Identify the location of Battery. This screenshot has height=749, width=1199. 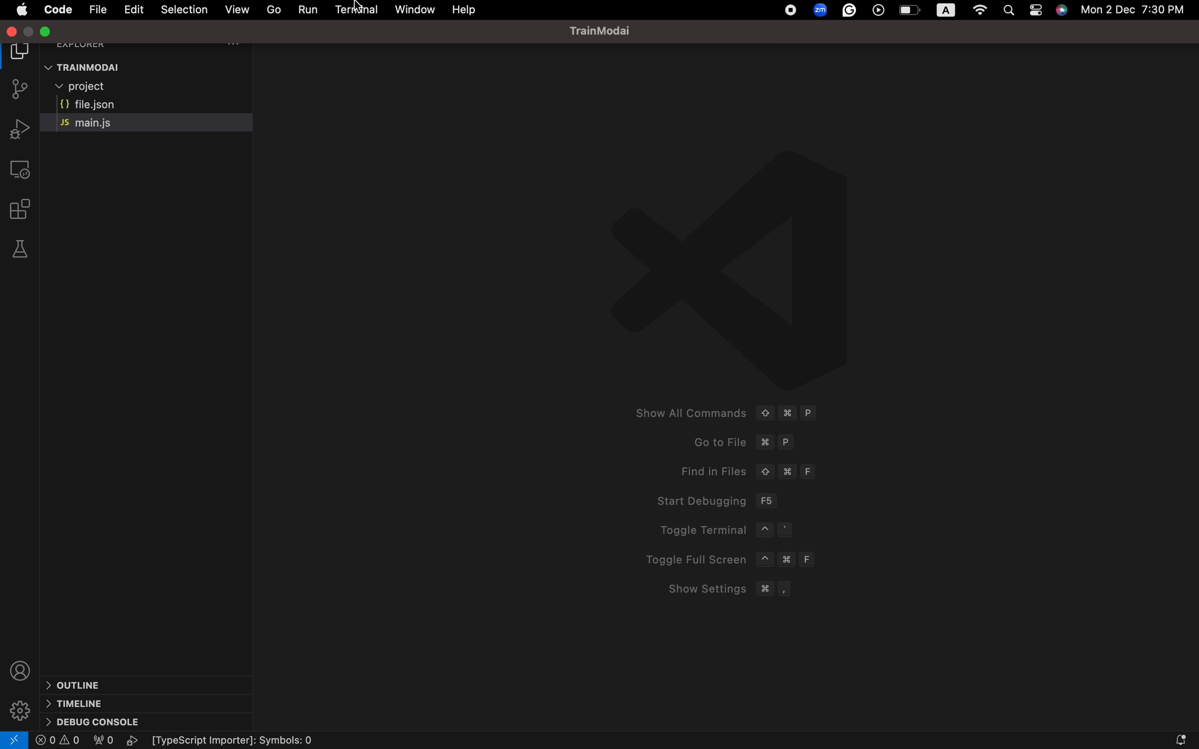
(910, 11).